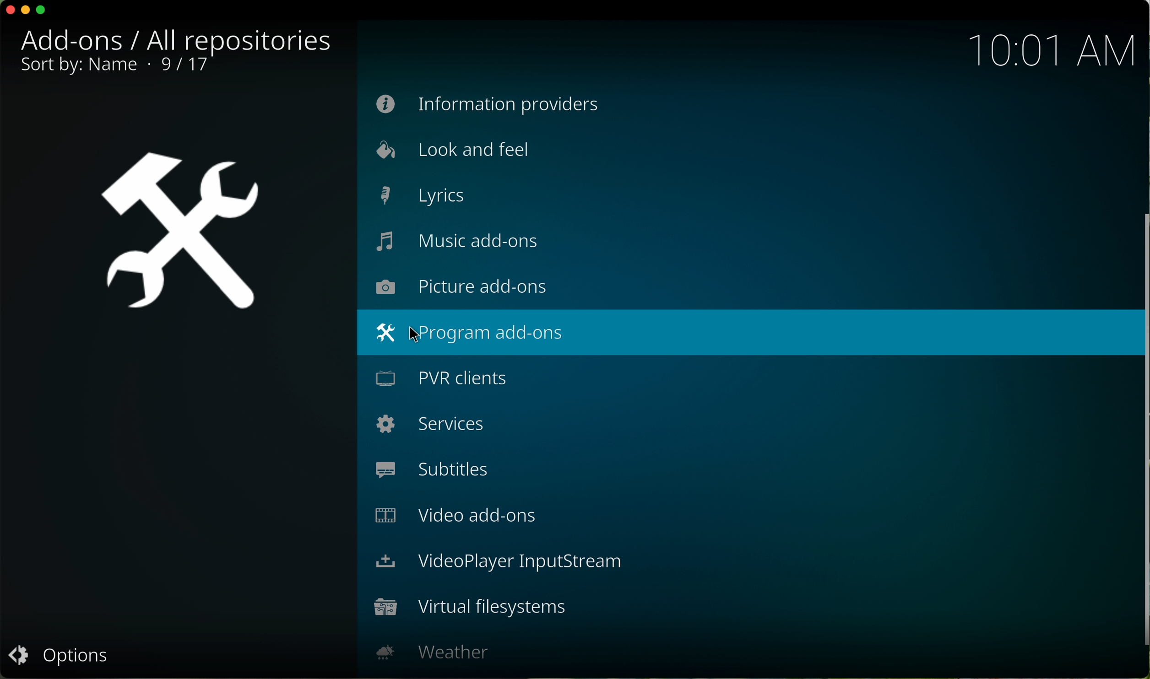 The image size is (1150, 679). Describe the element at coordinates (438, 468) in the screenshot. I see `subtitles` at that location.